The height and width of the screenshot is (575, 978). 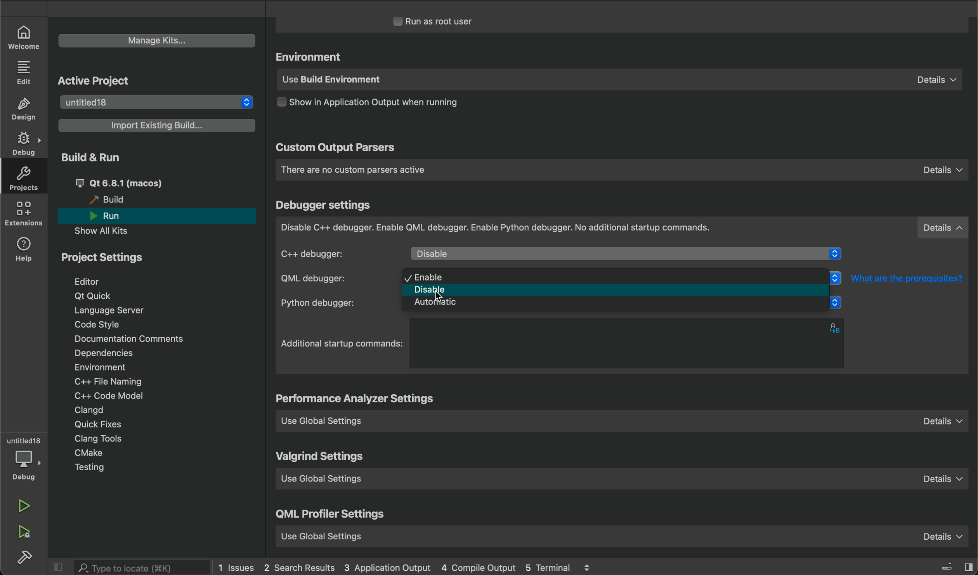 I want to click on testing, so click(x=91, y=468).